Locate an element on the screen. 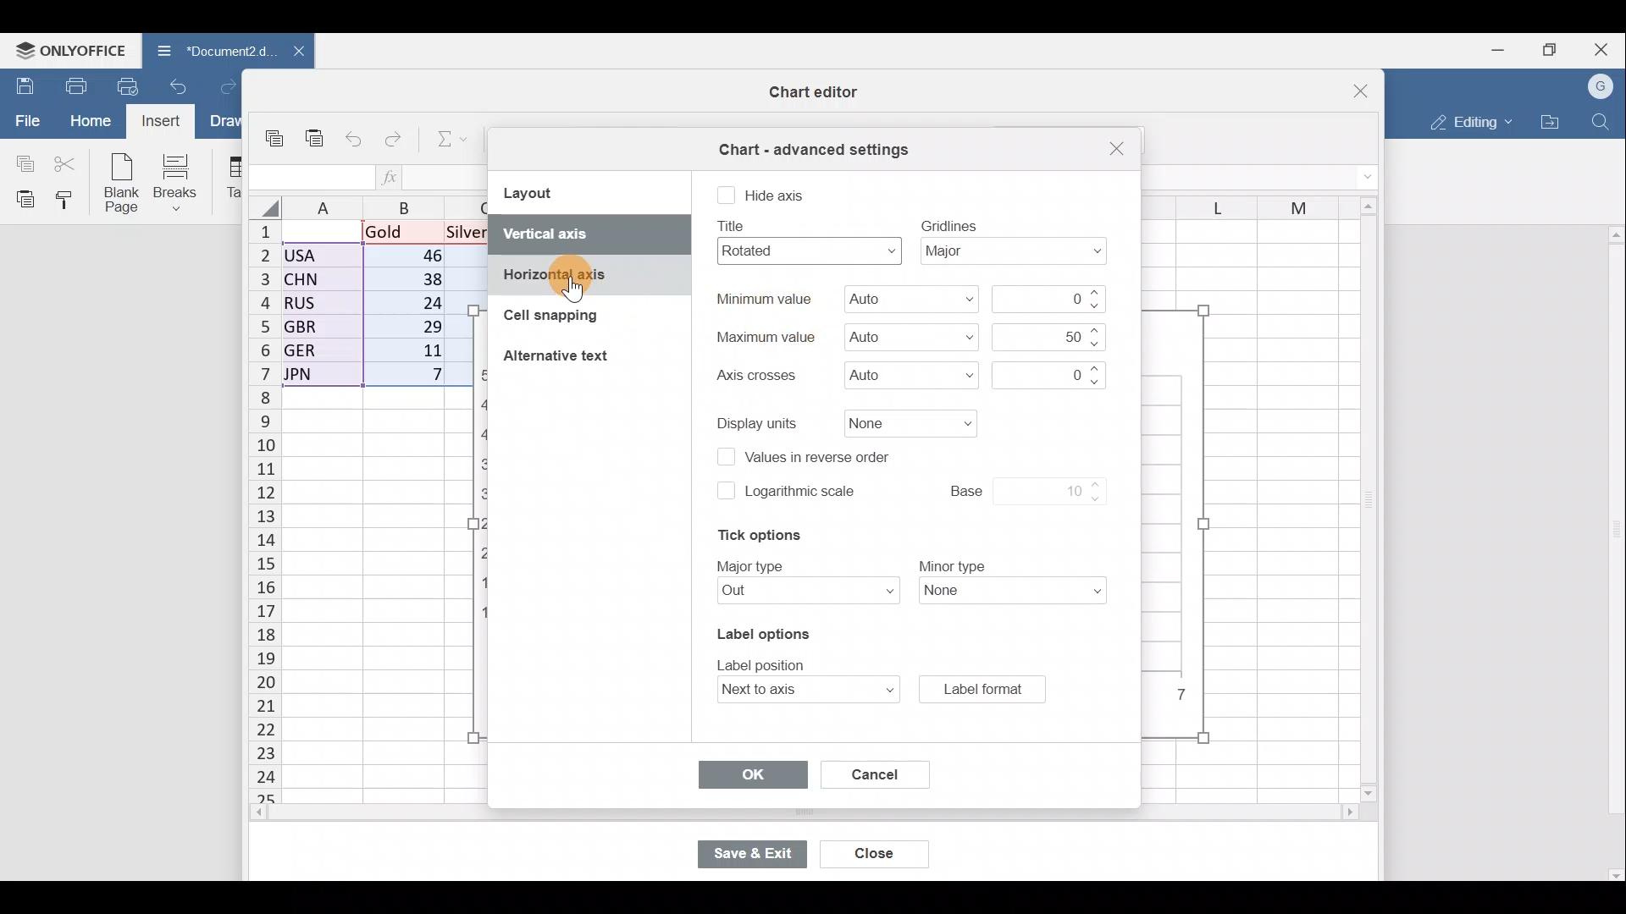  checkbox is located at coordinates (726, 196).